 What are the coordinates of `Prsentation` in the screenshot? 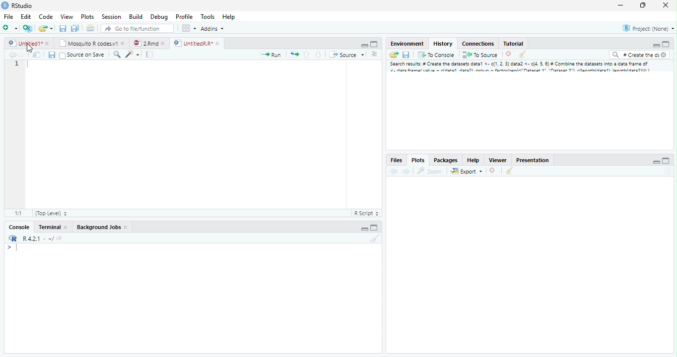 It's located at (531, 159).